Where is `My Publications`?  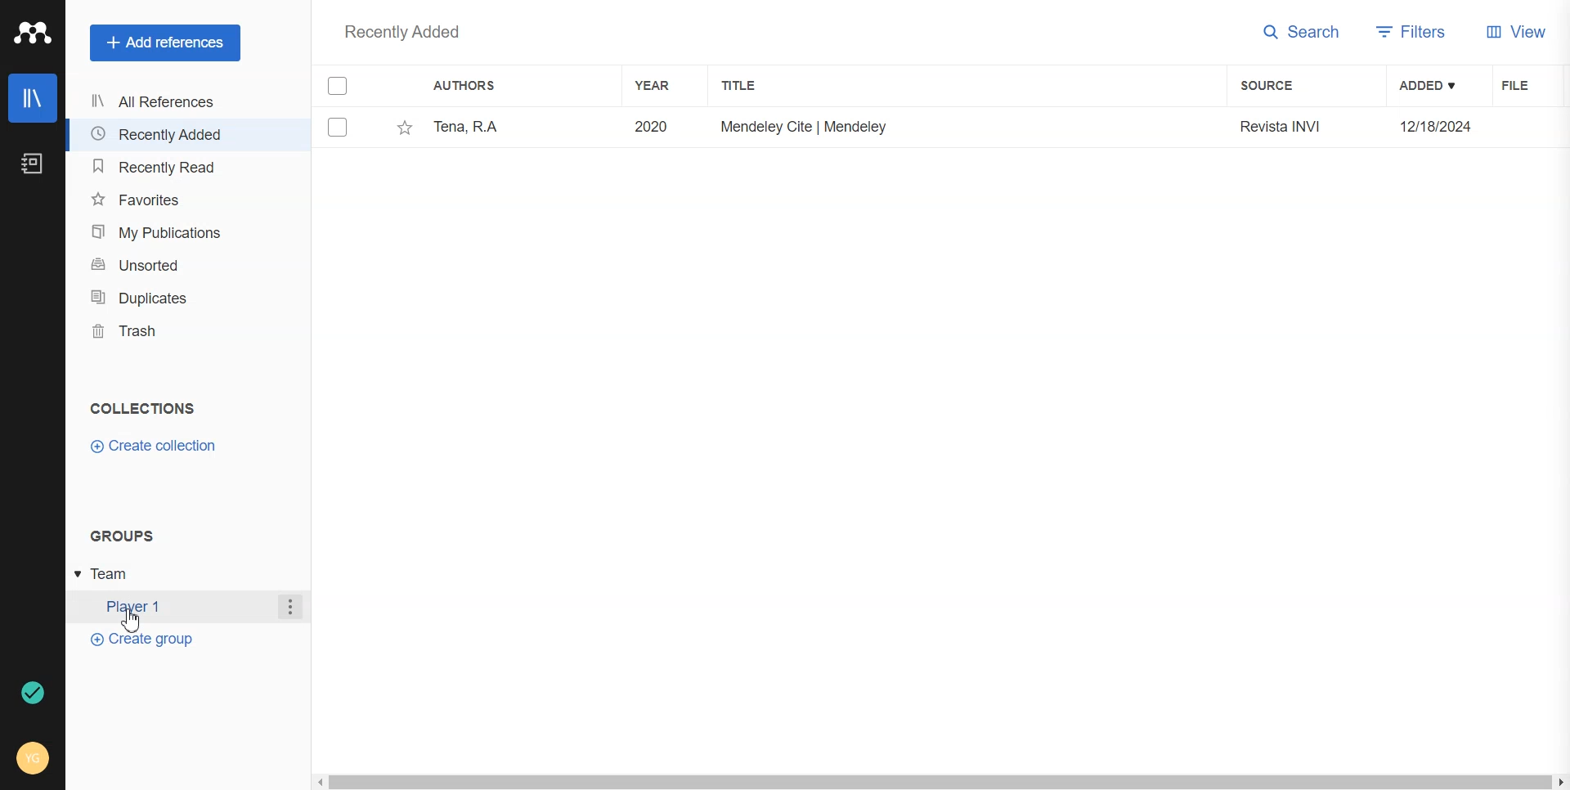 My Publications is located at coordinates (166, 231).